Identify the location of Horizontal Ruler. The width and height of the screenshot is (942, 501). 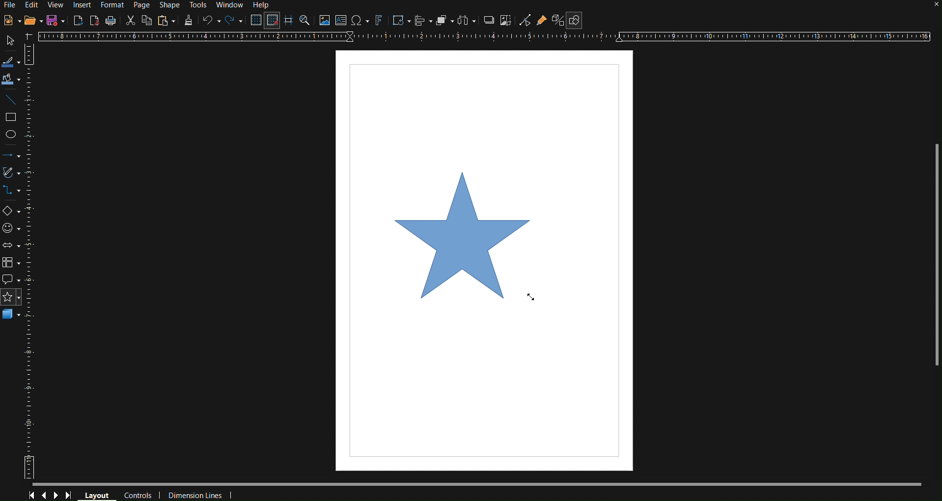
(484, 37).